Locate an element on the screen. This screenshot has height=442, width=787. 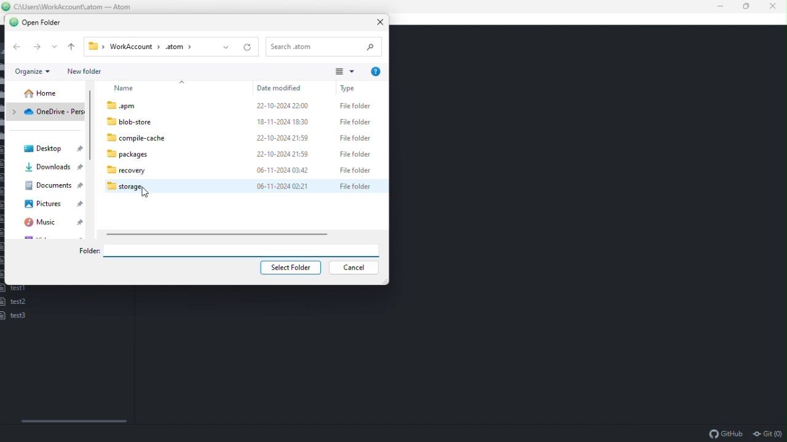
Open folder is located at coordinates (36, 23).